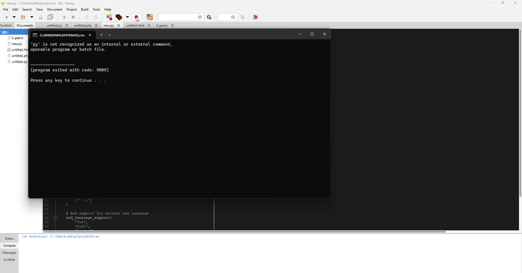  I want to click on file, so click(164, 26).